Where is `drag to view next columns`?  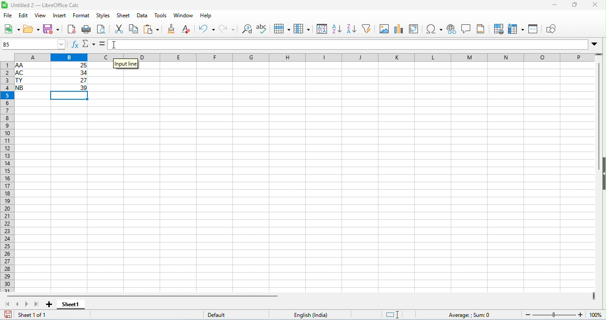
drag to view next columns is located at coordinates (594, 296).